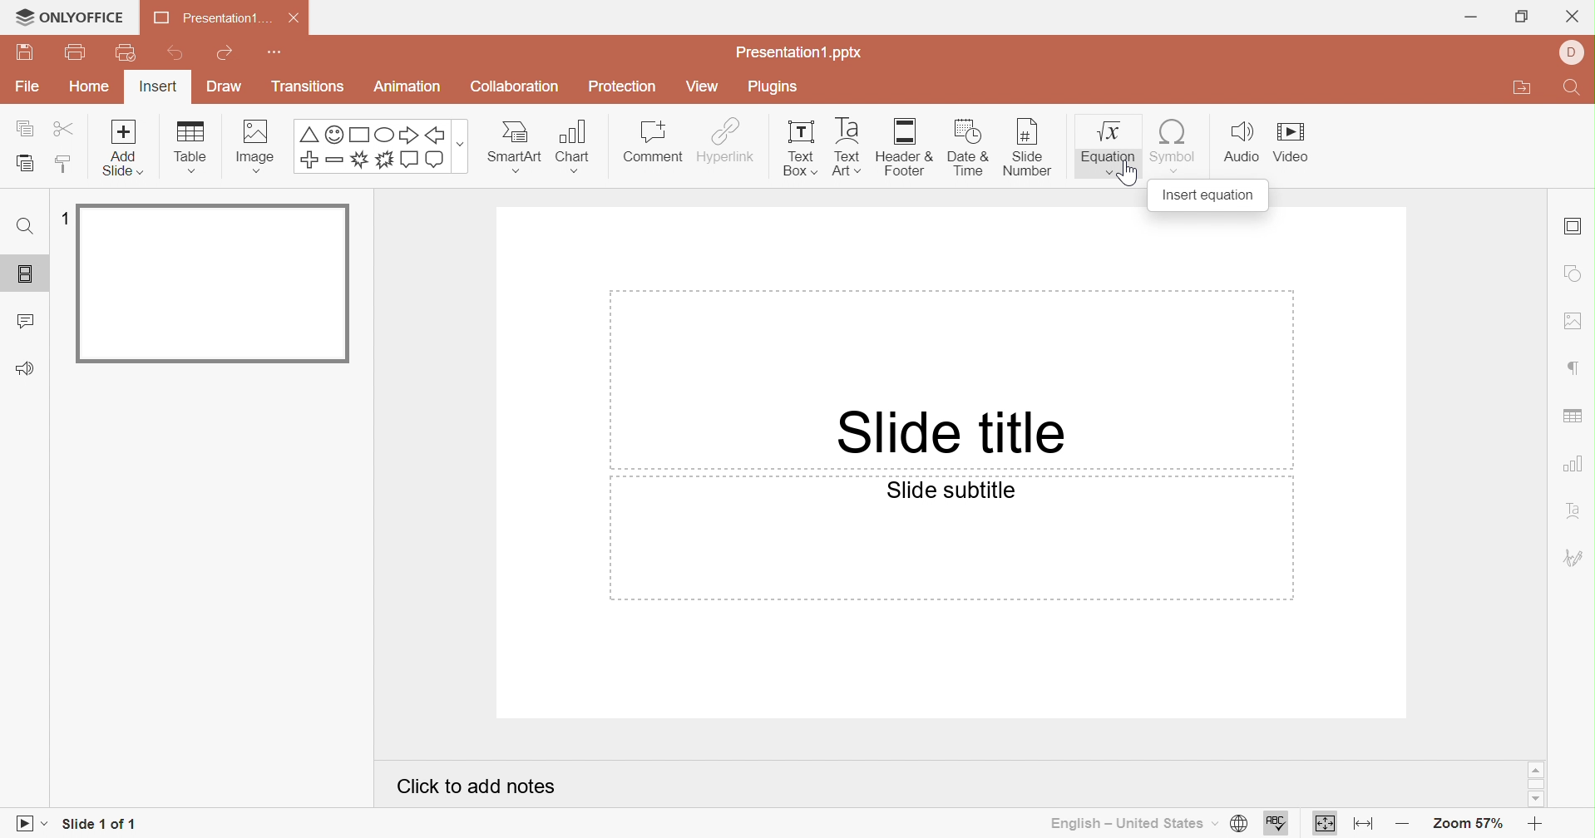 This screenshot has width=1595, height=838. What do you see at coordinates (1571, 467) in the screenshot?
I see `chart settings` at bounding box center [1571, 467].